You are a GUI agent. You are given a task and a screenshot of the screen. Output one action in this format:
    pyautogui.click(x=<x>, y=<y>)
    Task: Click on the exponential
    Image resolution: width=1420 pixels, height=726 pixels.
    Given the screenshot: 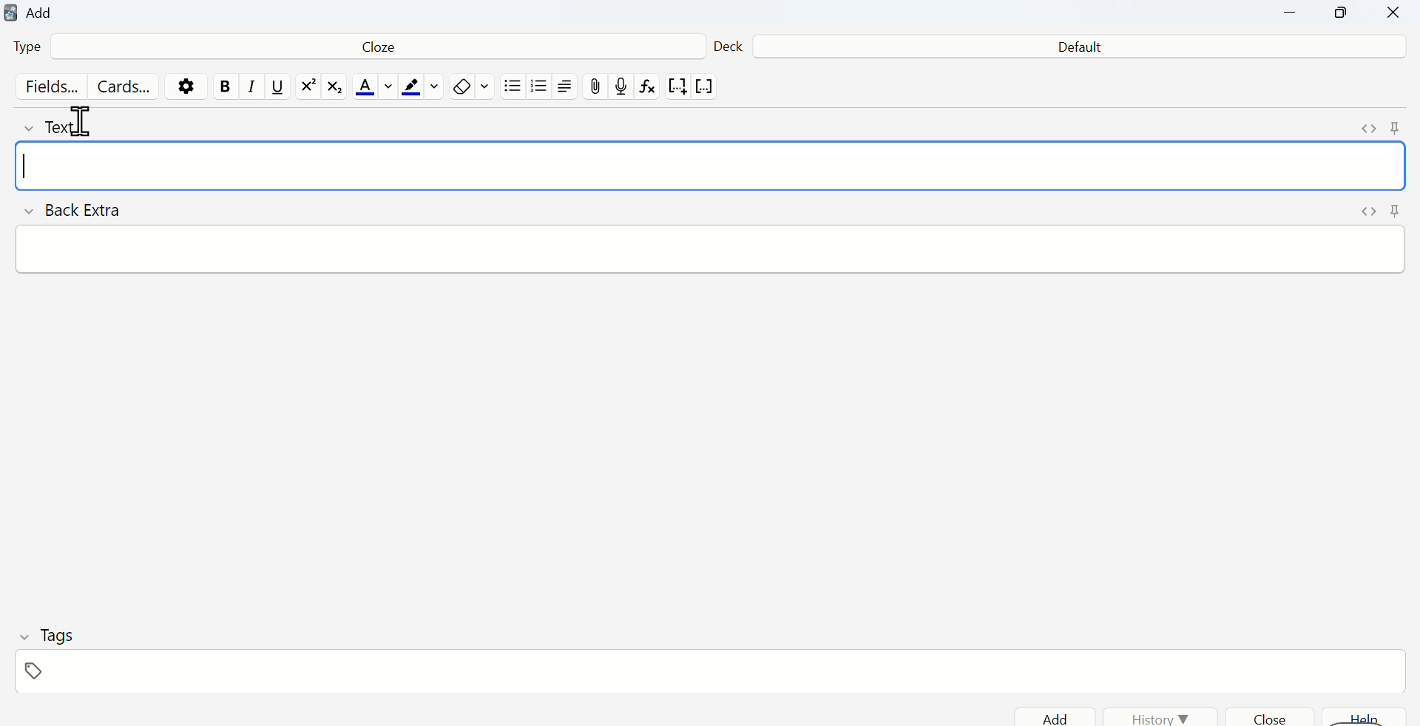 What is the action you would take?
    pyautogui.click(x=308, y=87)
    